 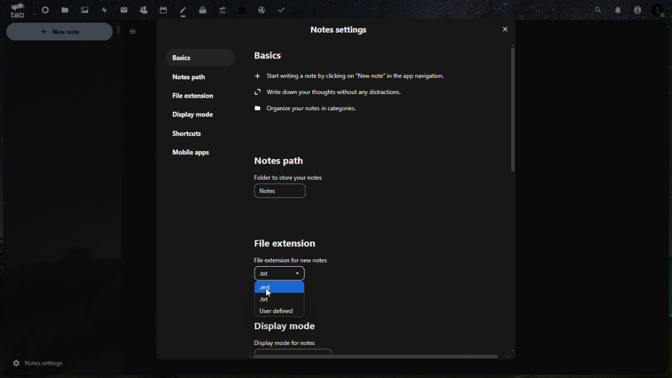 I want to click on .txt, so click(x=280, y=272).